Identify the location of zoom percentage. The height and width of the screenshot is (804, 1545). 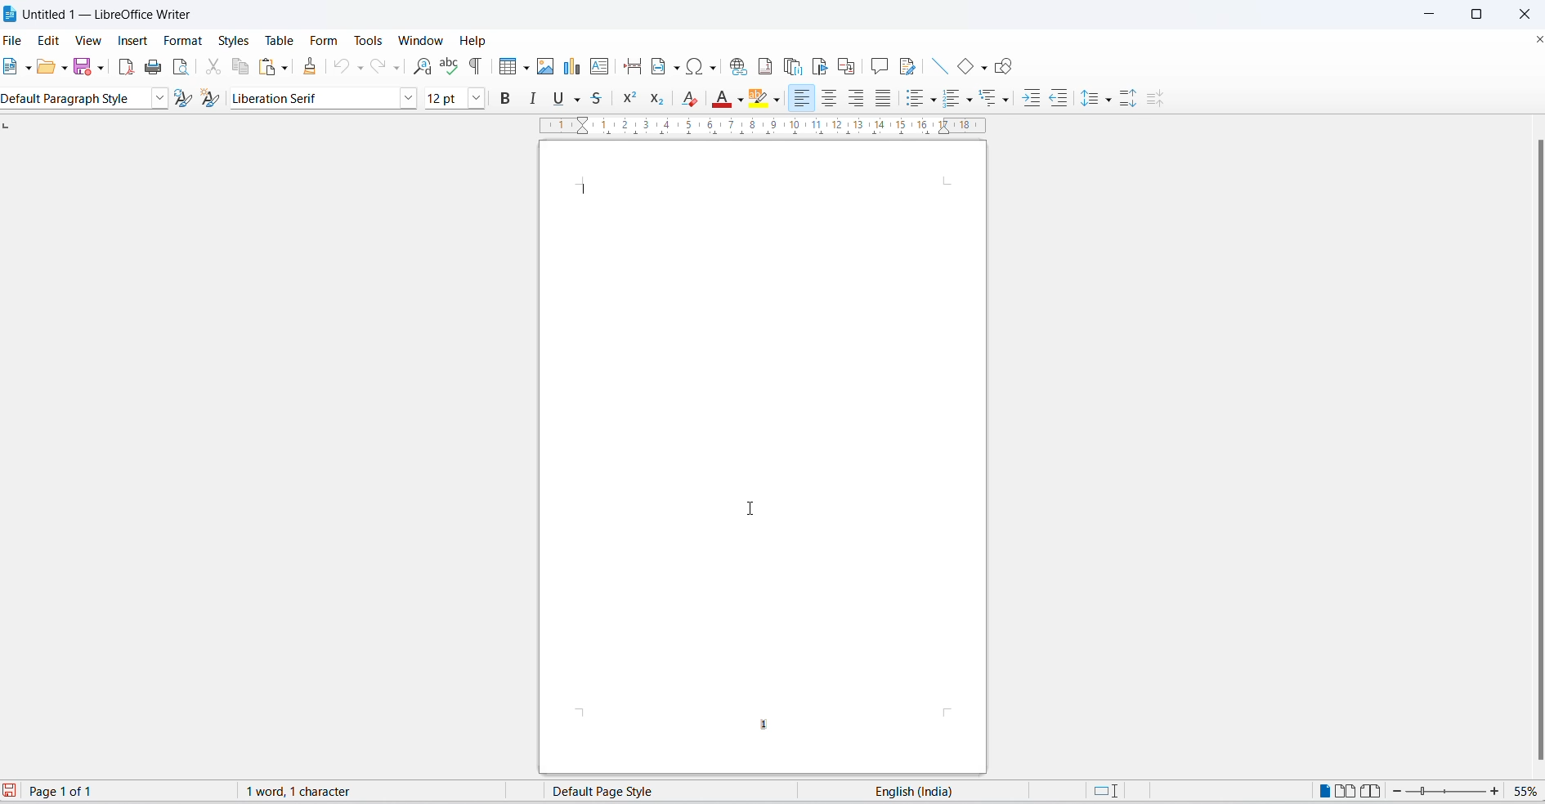
(1525, 792).